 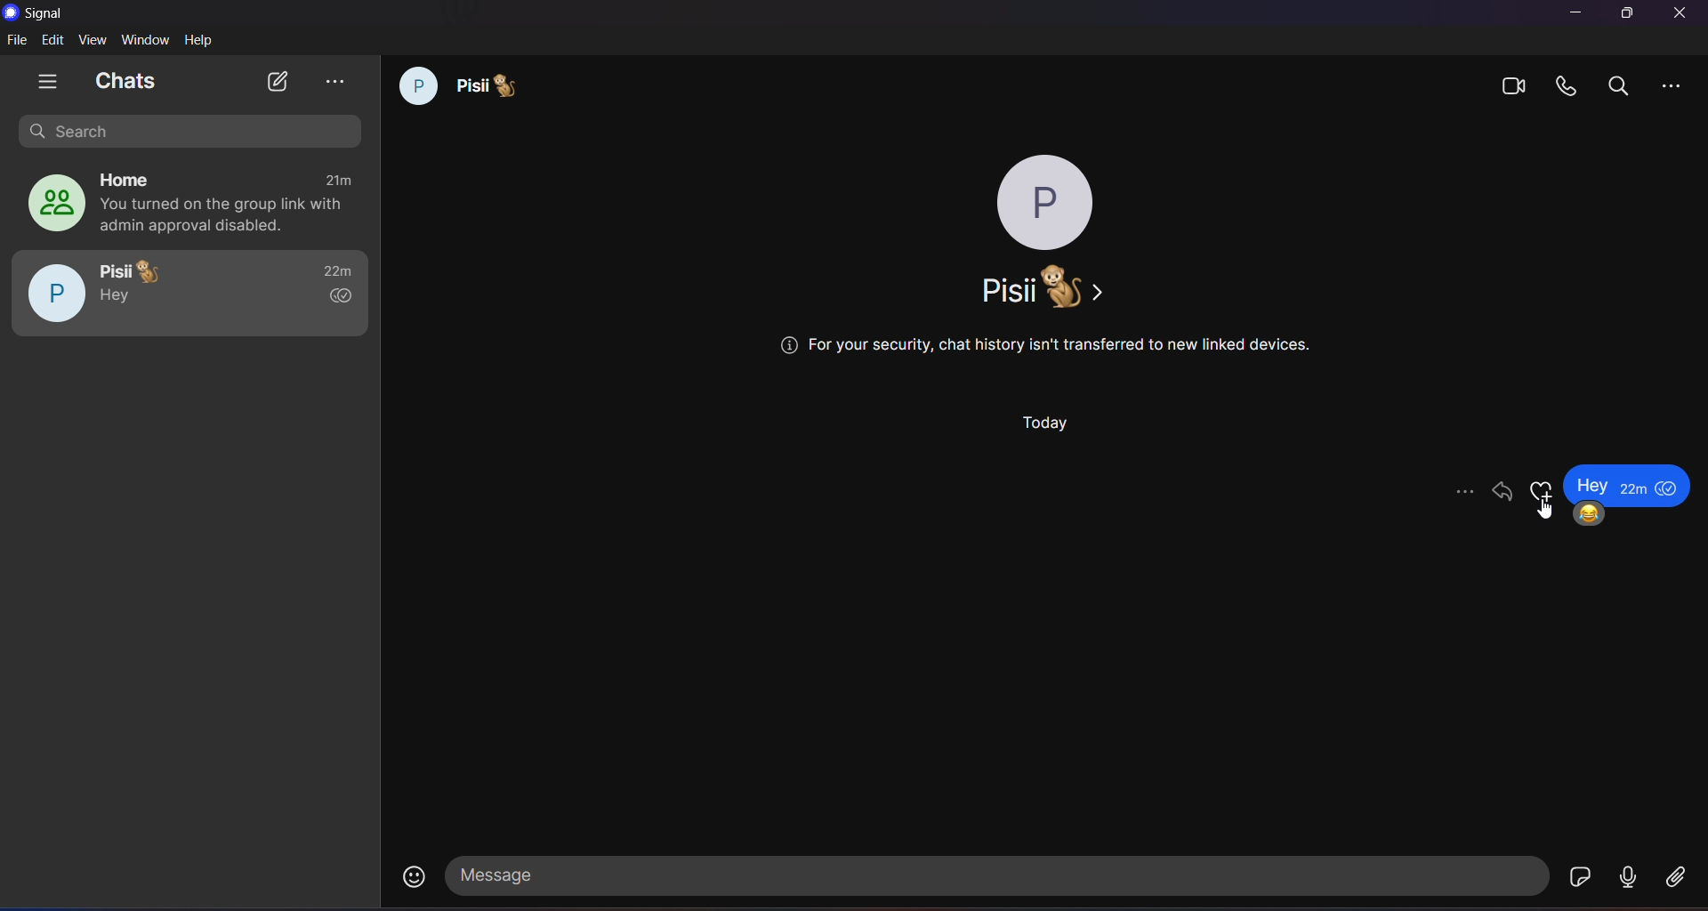 What do you see at coordinates (18, 41) in the screenshot?
I see `file` at bounding box center [18, 41].